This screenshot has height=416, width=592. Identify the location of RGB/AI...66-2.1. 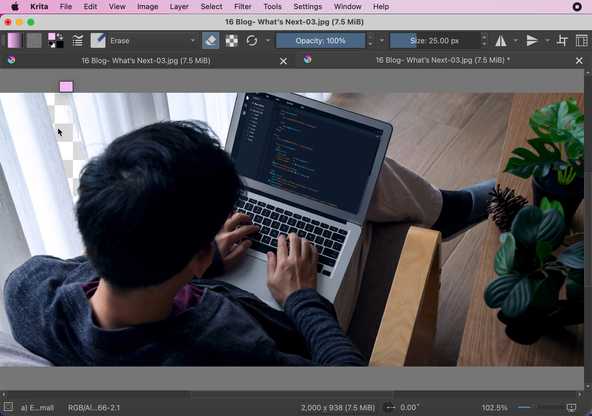
(96, 407).